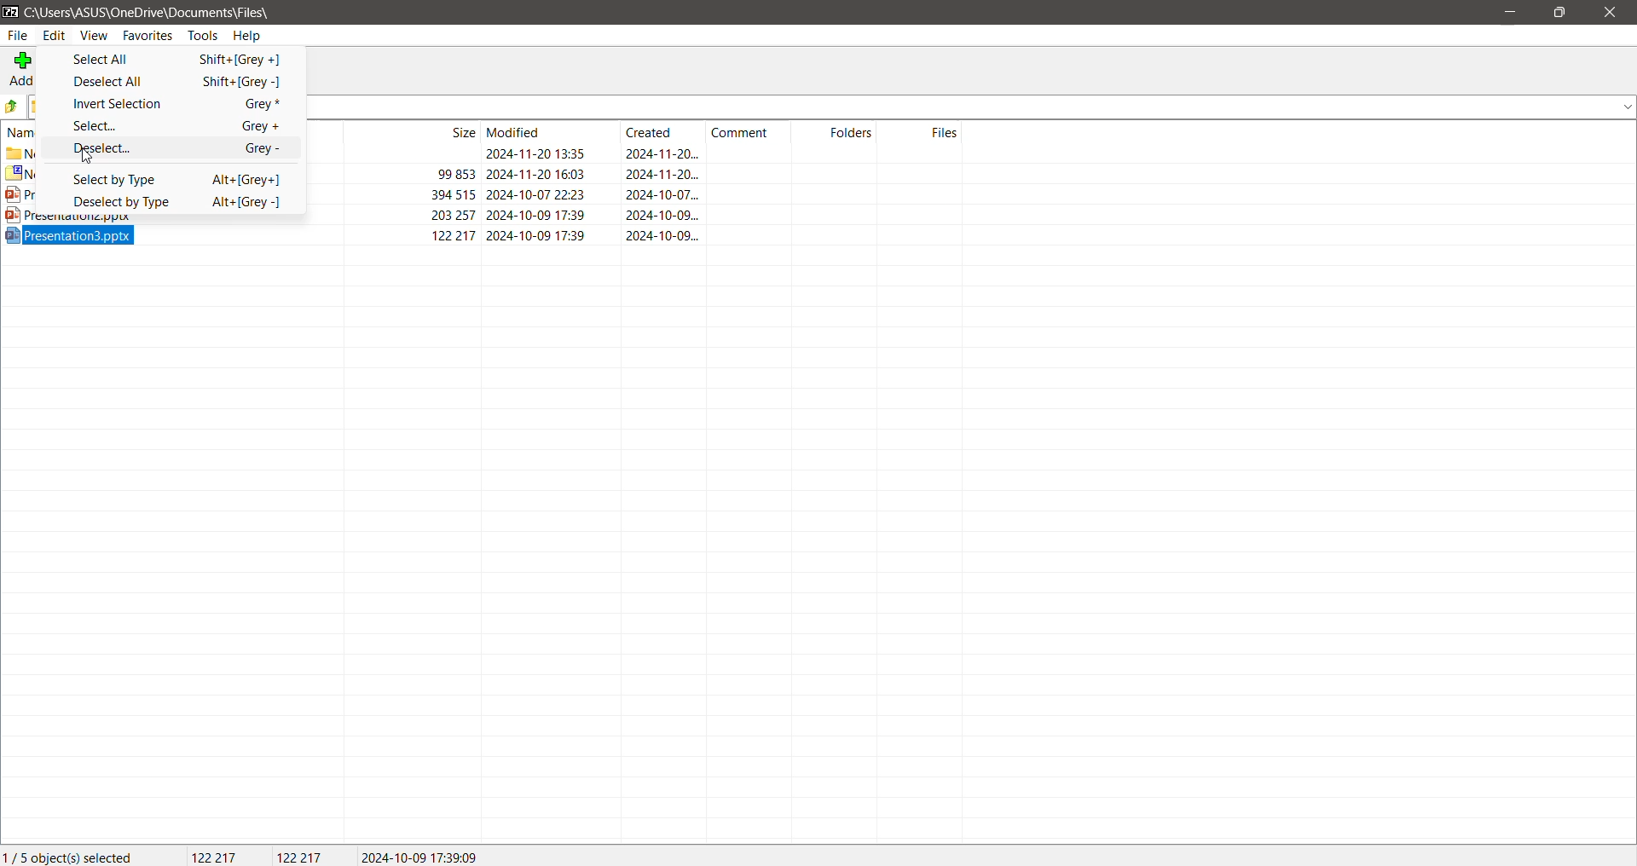  Describe the element at coordinates (544, 132) in the screenshot. I see `Files Modified Date` at that location.